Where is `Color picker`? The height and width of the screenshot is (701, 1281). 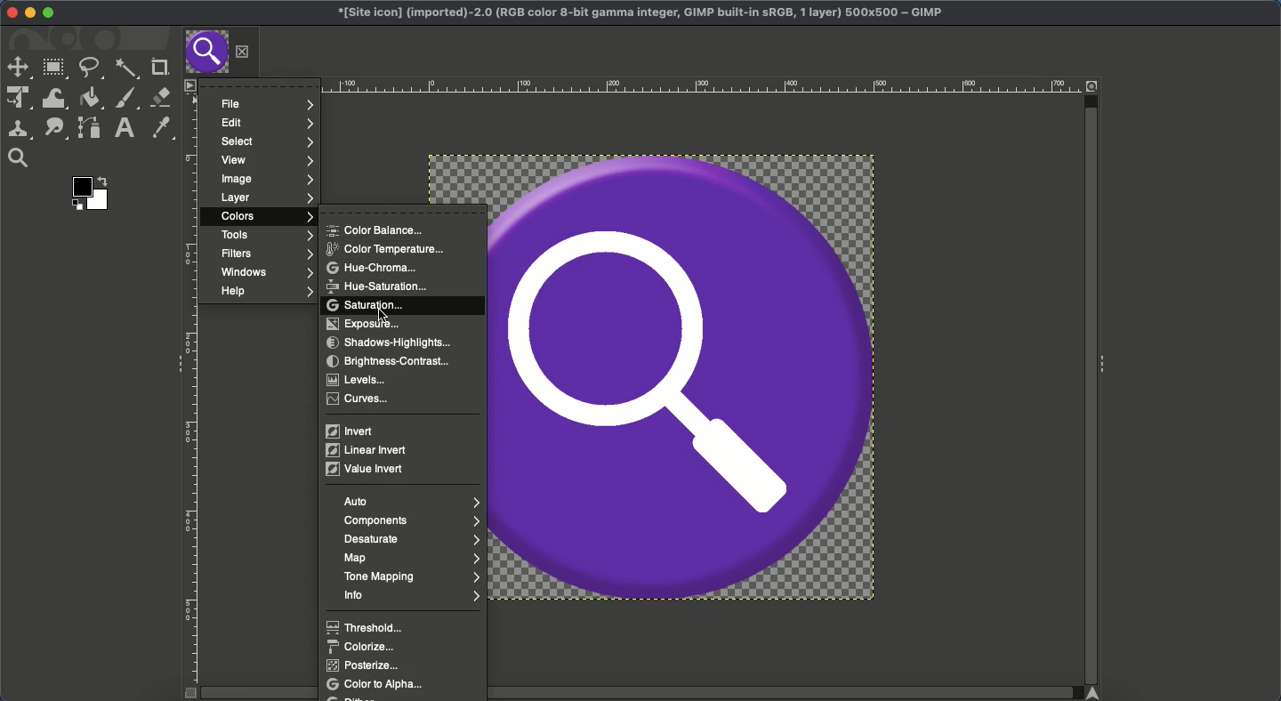 Color picker is located at coordinates (160, 128).